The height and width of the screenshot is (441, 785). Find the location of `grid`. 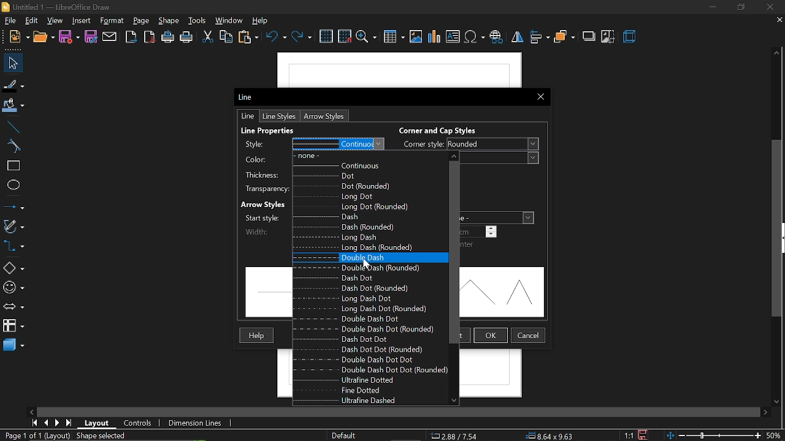

grid is located at coordinates (327, 36).